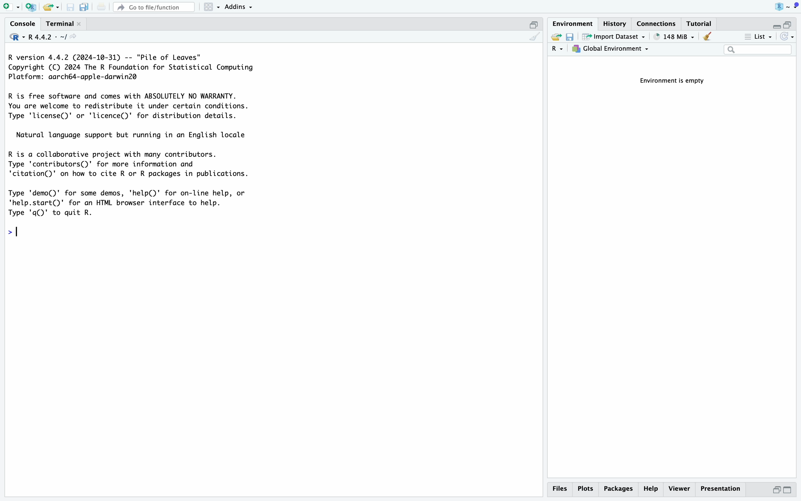 Image resolution: width=801 pixels, height=501 pixels. What do you see at coordinates (773, 6) in the screenshot?
I see `R logo` at bounding box center [773, 6].